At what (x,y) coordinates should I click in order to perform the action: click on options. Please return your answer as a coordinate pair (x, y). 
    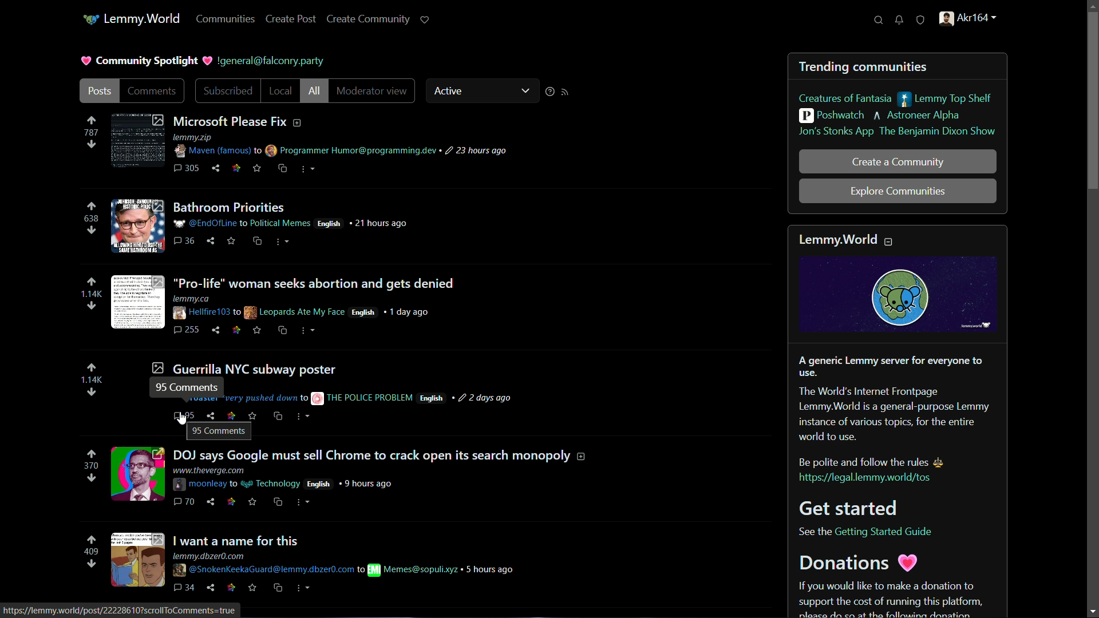
    Looking at the image, I should click on (305, 501).